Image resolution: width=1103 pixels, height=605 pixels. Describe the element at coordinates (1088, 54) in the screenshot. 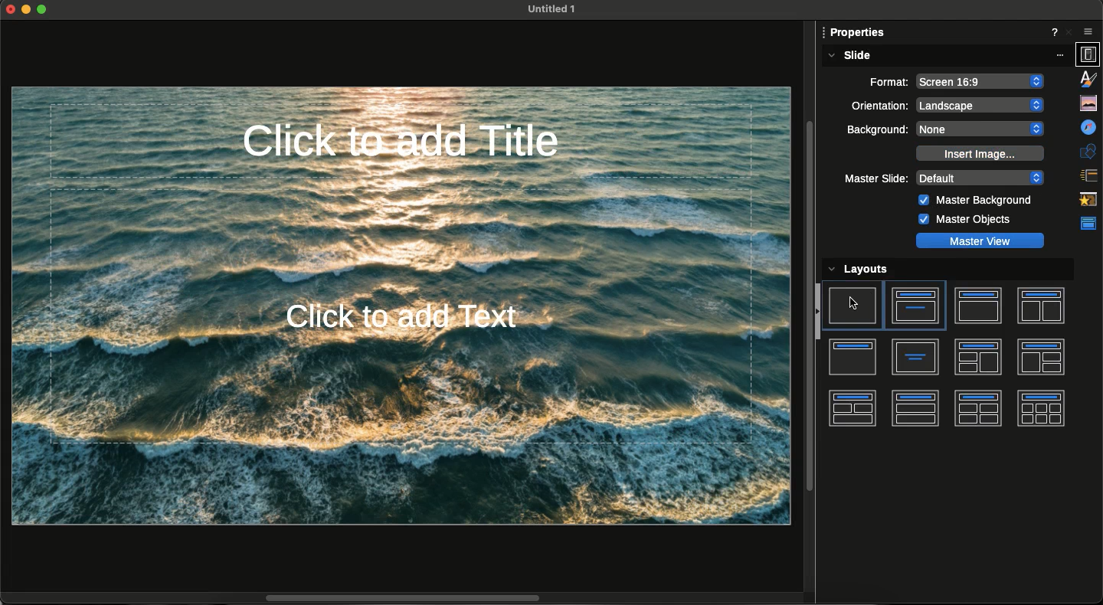

I see `Properties` at that location.